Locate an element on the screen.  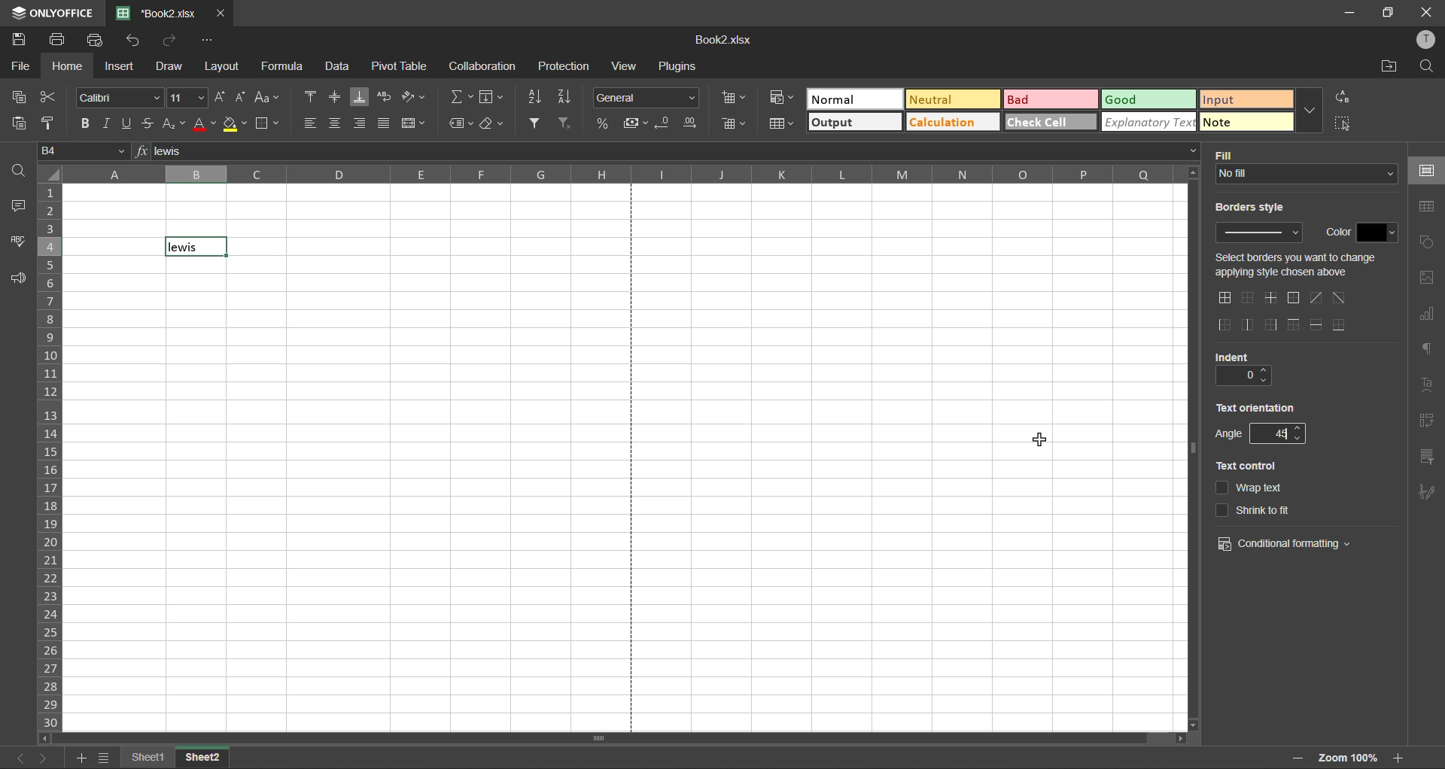
change angle is located at coordinates (1269, 433).